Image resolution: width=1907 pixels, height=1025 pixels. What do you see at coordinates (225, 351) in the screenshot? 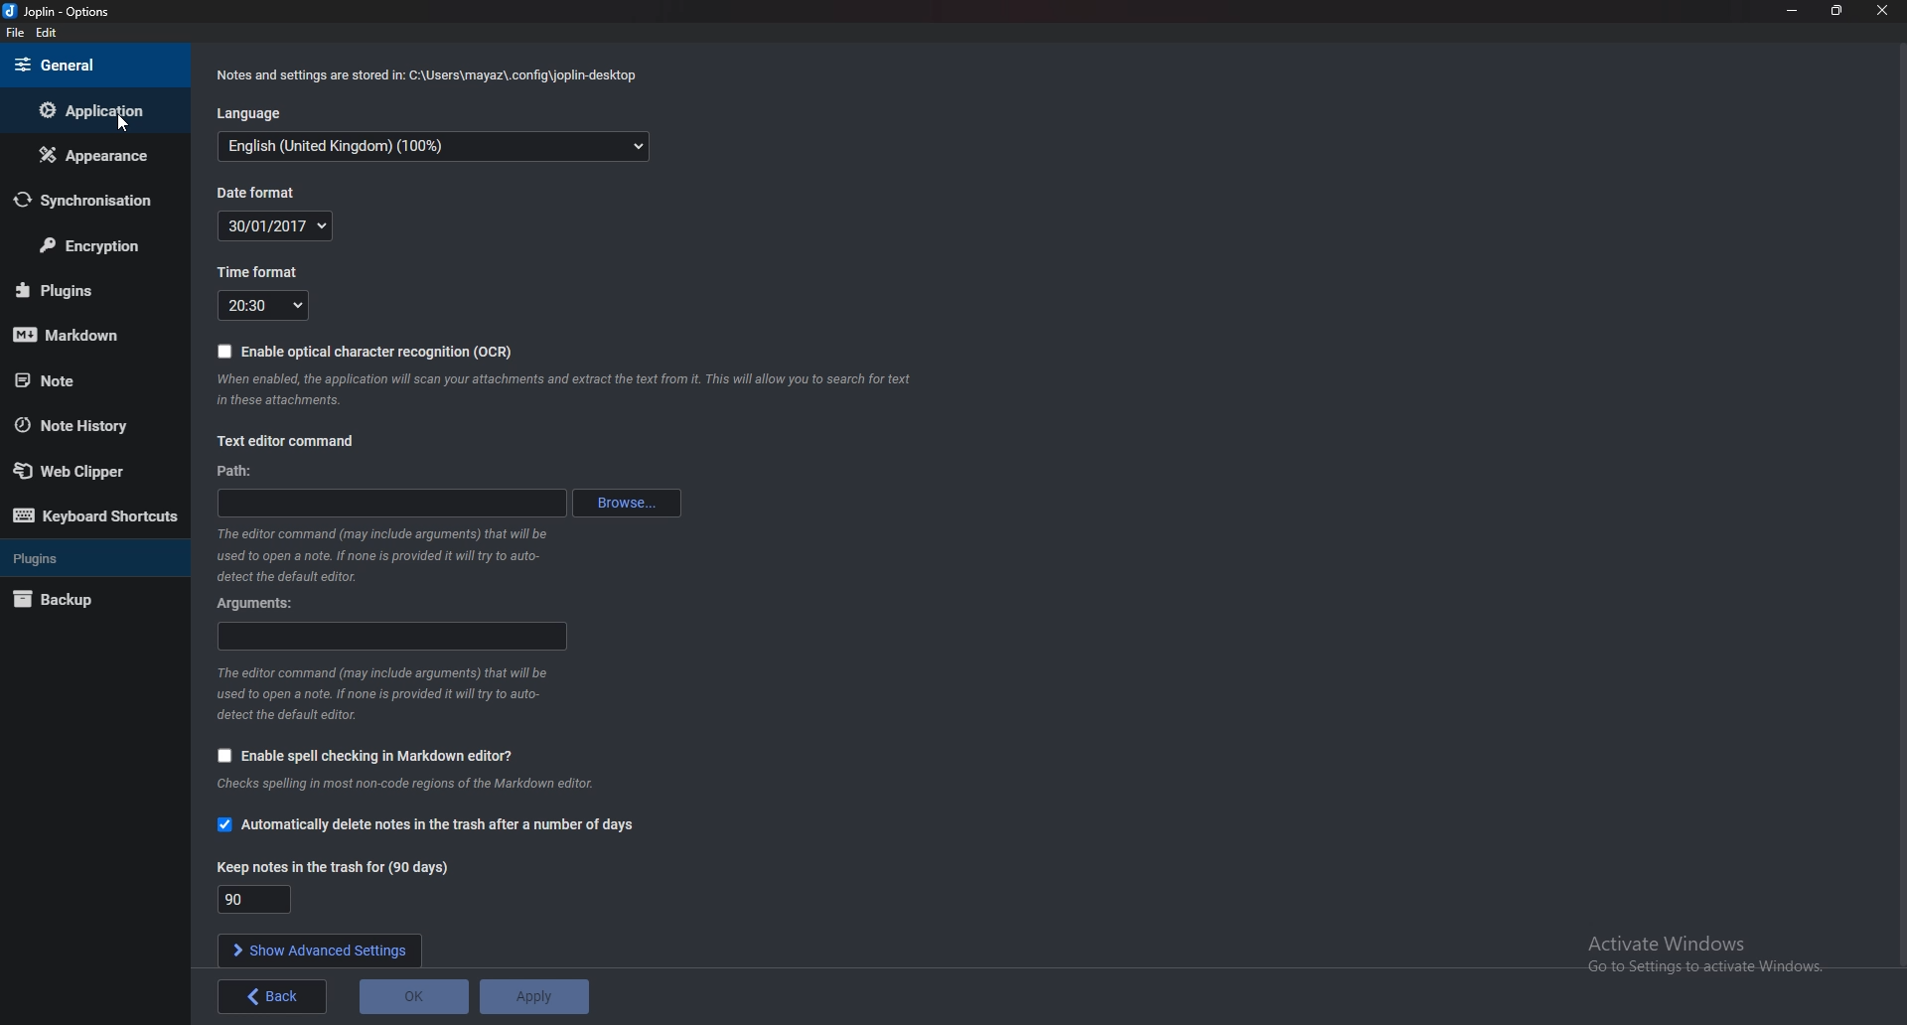
I see `checkbox` at bounding box center [225, 351].